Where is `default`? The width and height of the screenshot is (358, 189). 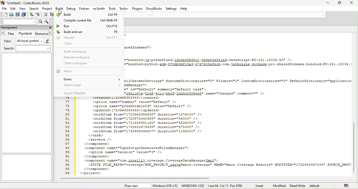 default is located at coordinates (322, 186).